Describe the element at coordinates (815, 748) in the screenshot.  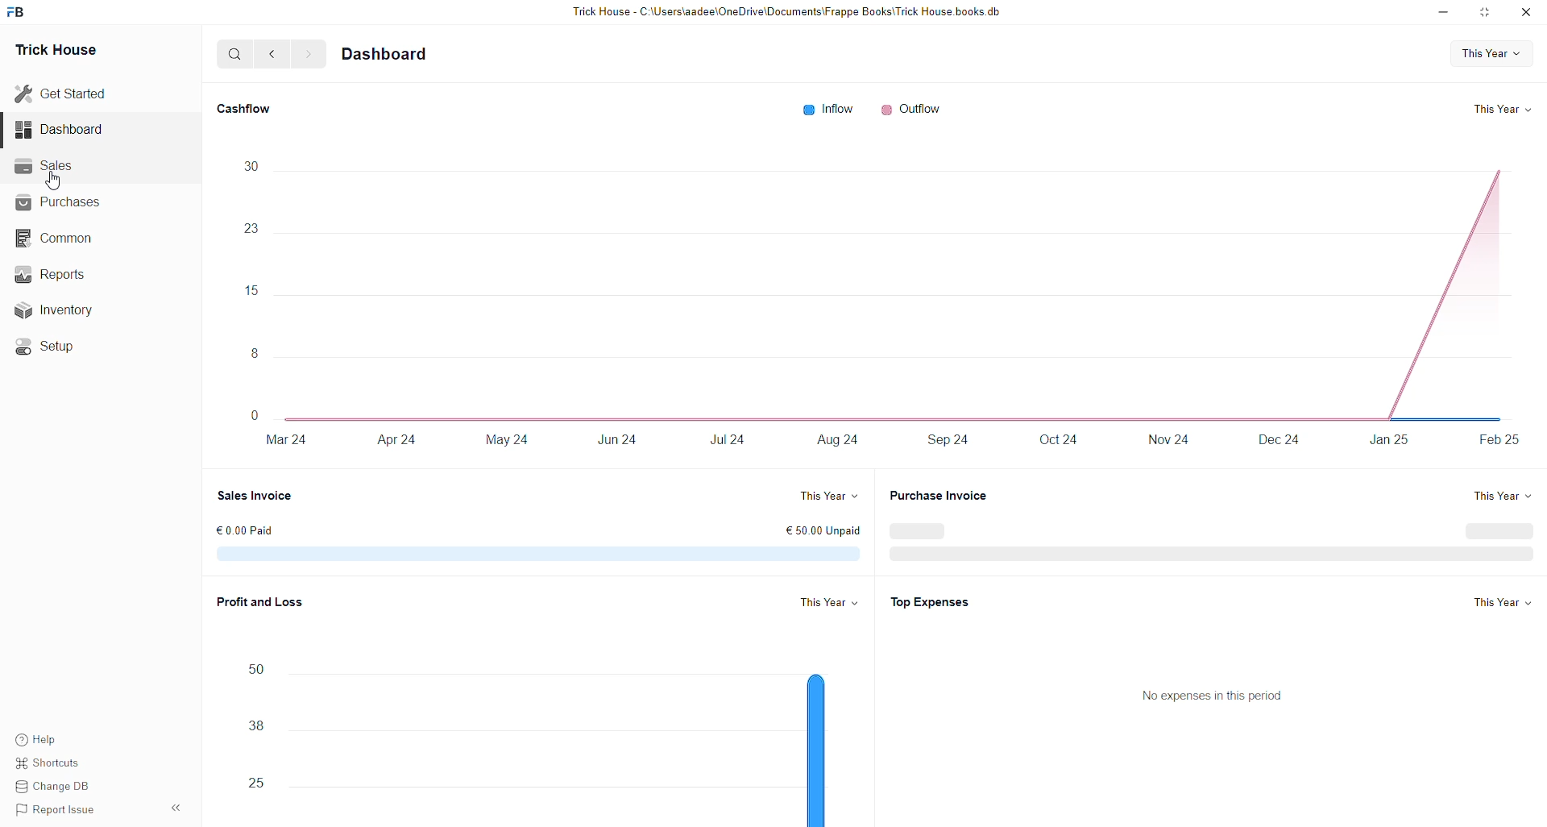
I see `bar` at that location.